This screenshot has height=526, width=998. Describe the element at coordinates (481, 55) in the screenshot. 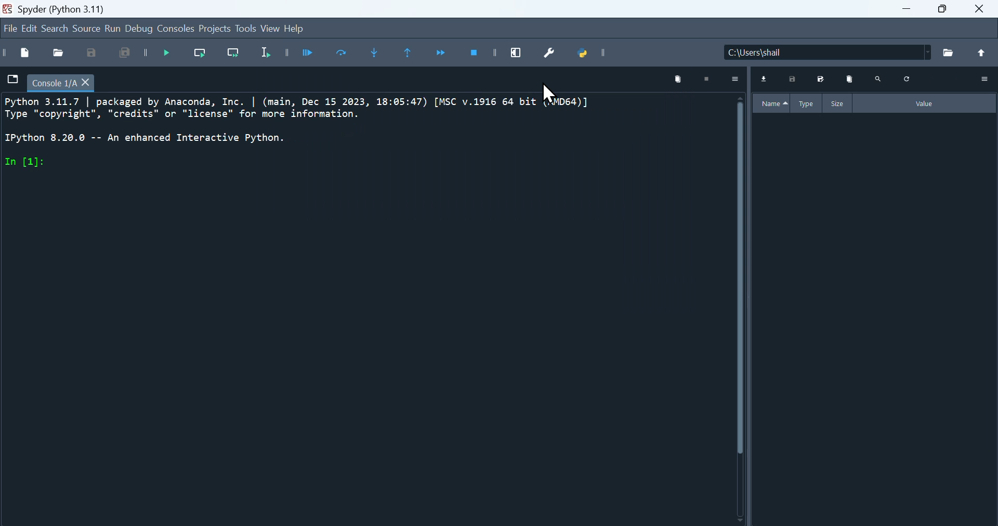

I see `Stop debugging` at that location.